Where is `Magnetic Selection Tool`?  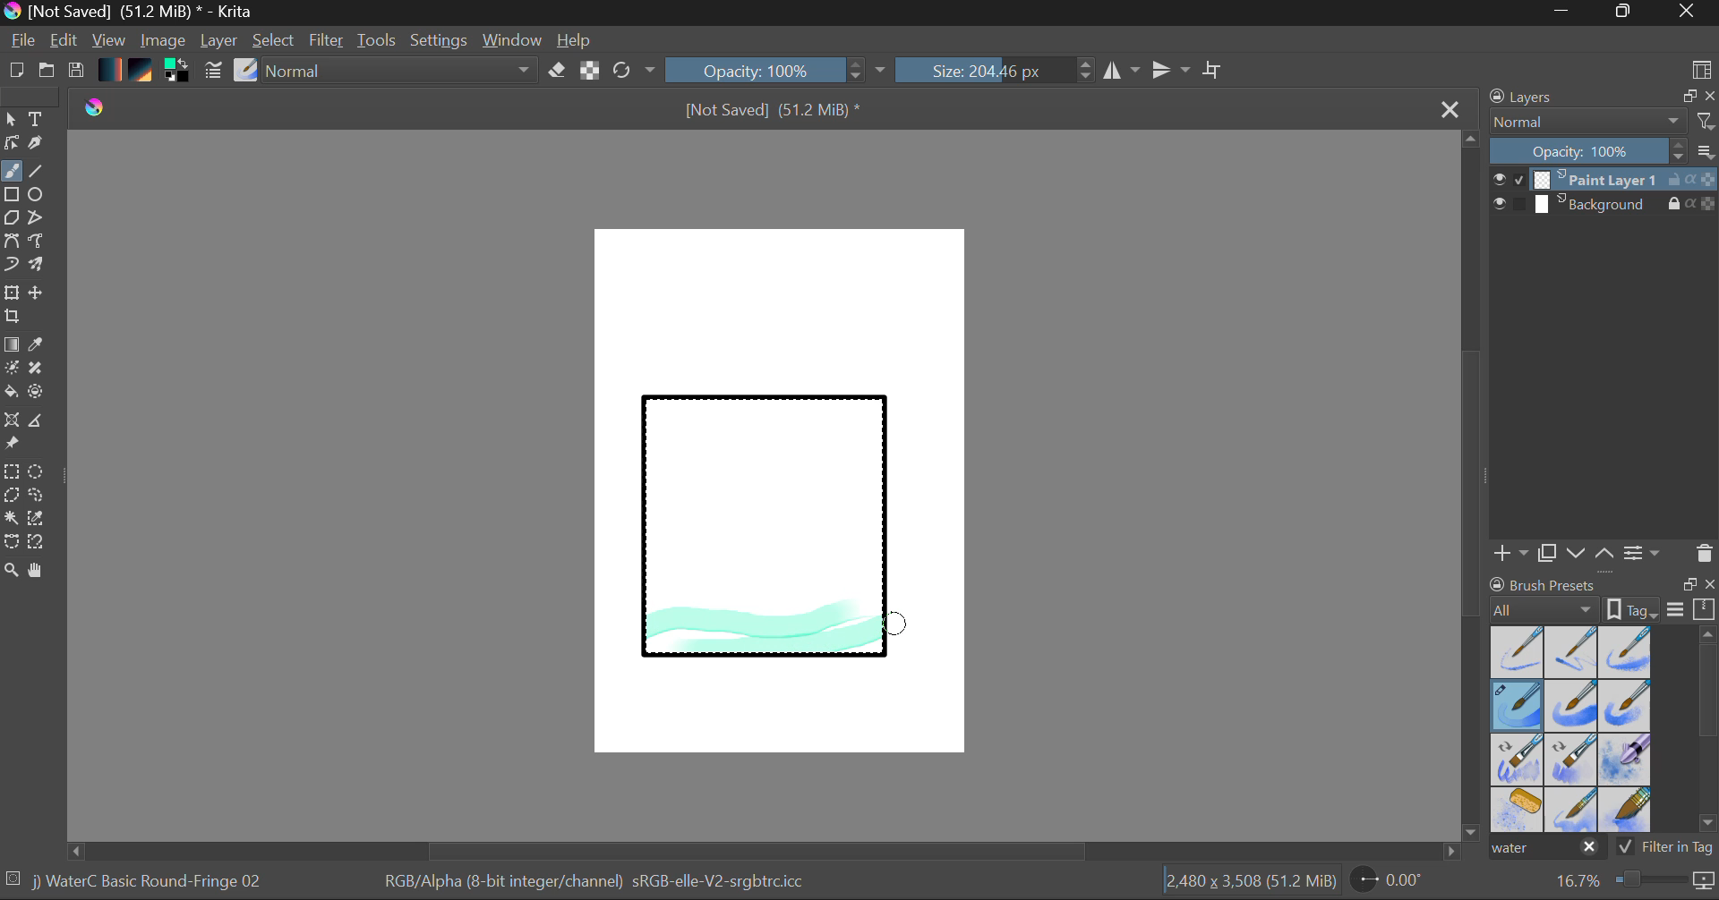 Magnetic Selection Tool is located at coordinates (37, 542).